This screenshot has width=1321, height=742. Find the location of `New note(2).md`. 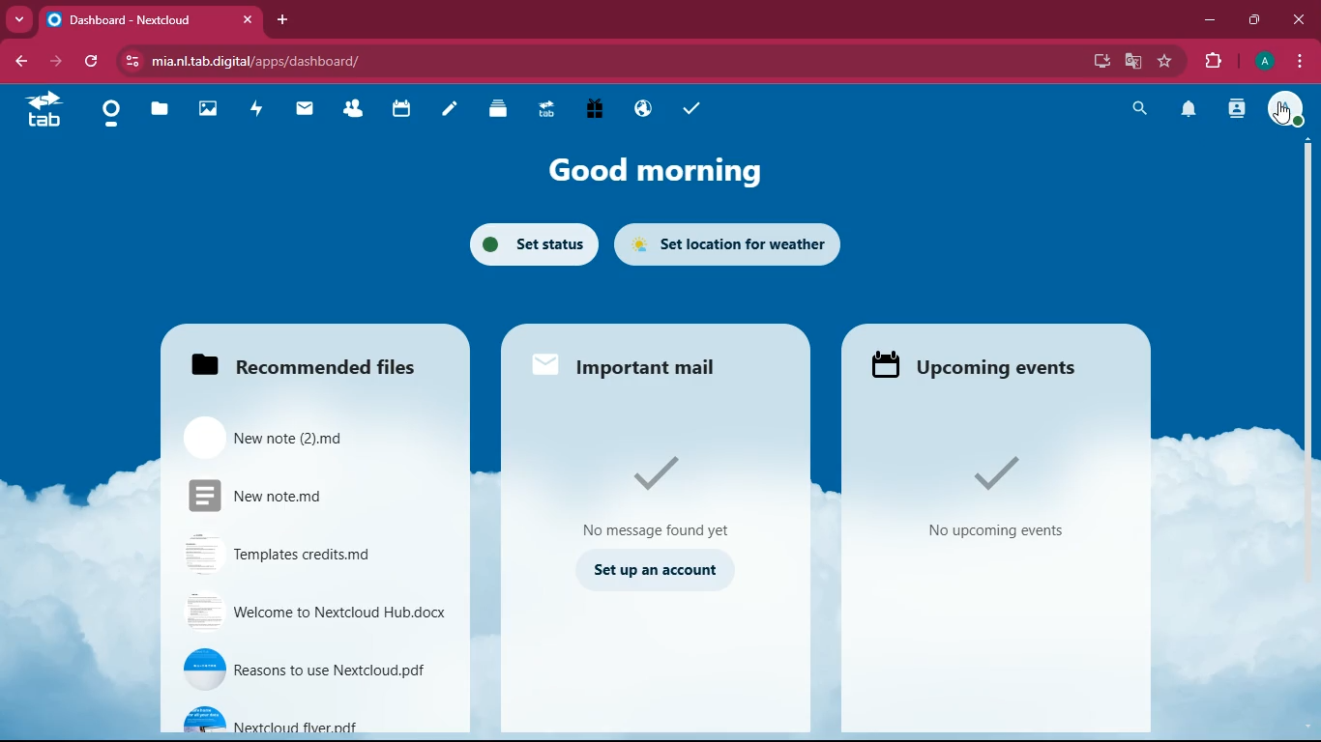

New note(2).md is located at coordinates (277, 435).